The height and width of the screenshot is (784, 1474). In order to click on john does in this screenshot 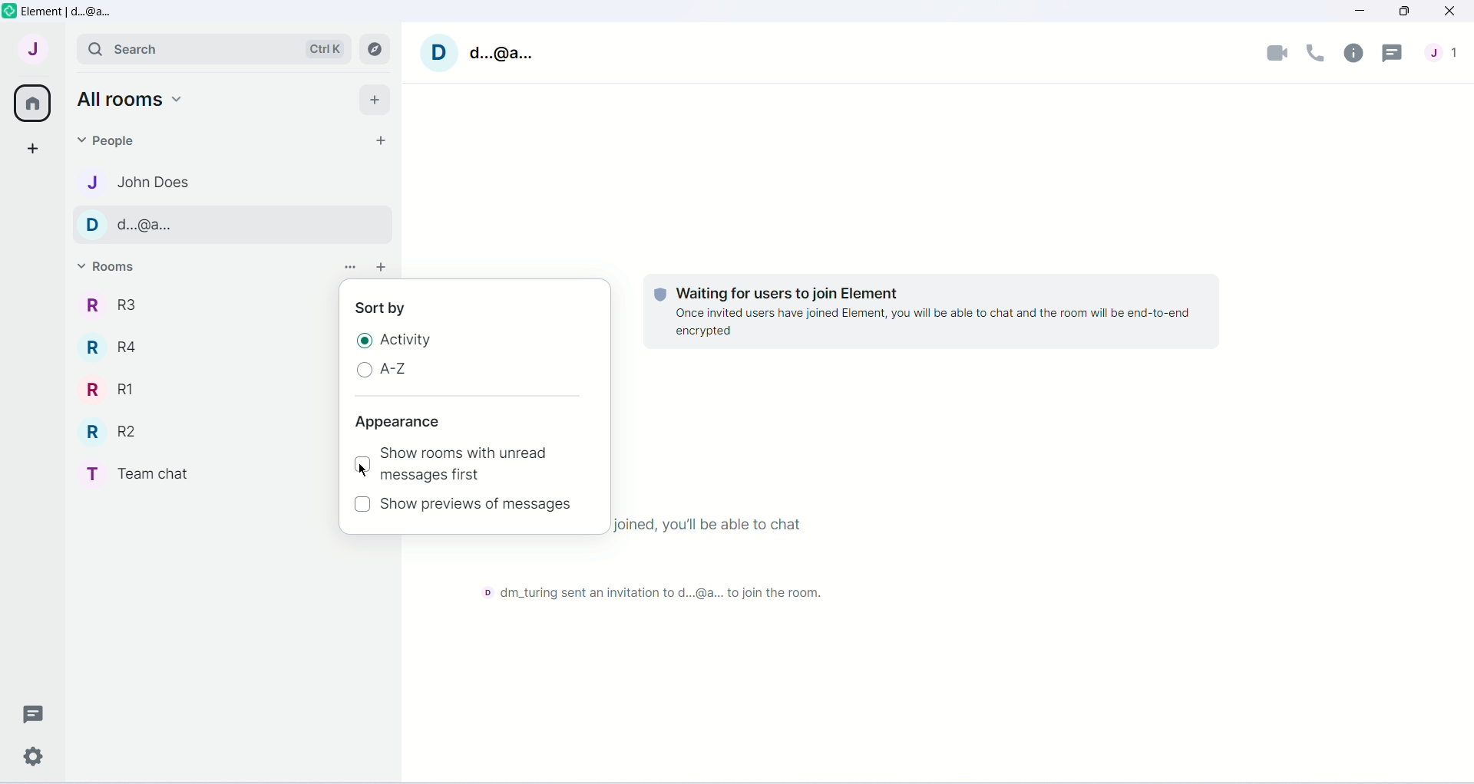, I will do `click(150, 184)`.